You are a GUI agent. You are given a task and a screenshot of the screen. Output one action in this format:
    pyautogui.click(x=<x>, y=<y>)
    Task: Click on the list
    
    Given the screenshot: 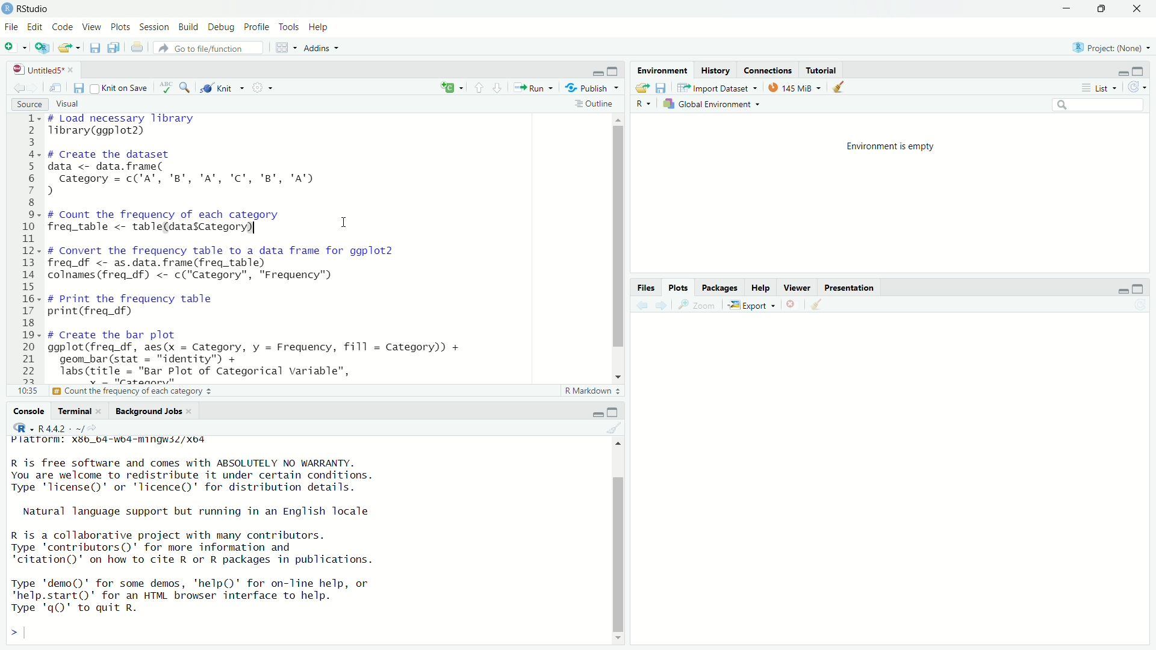 What is the action you would take?
    pyautogui.click(x=1102, y=88)
    